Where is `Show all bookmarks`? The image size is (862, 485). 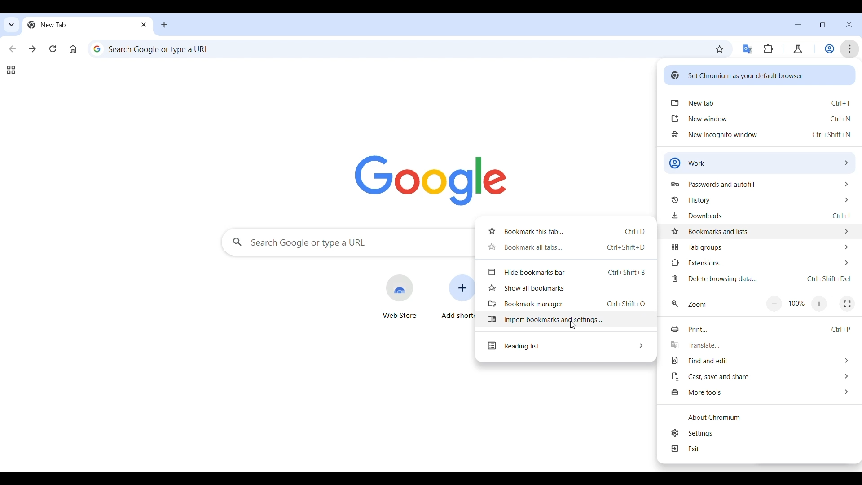
Show all bookmarks is located at coordinates (566, 287).